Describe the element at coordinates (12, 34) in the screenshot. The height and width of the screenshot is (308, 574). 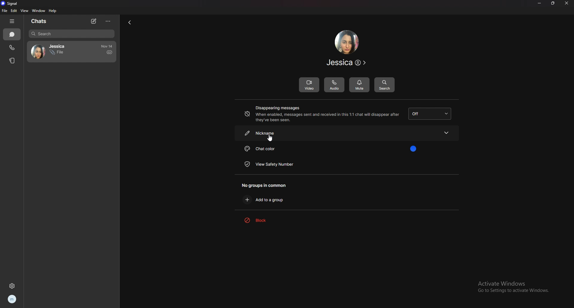
I see `chats` at that location.